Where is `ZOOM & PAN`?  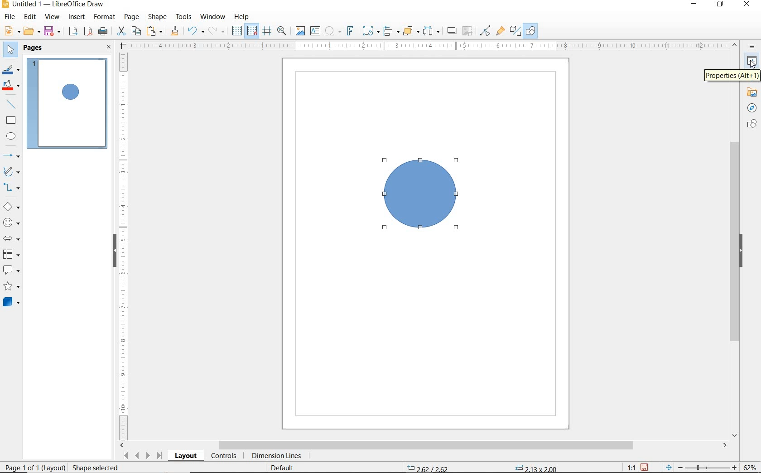
ZOOM & PAN is located at coordinates (283, 32).